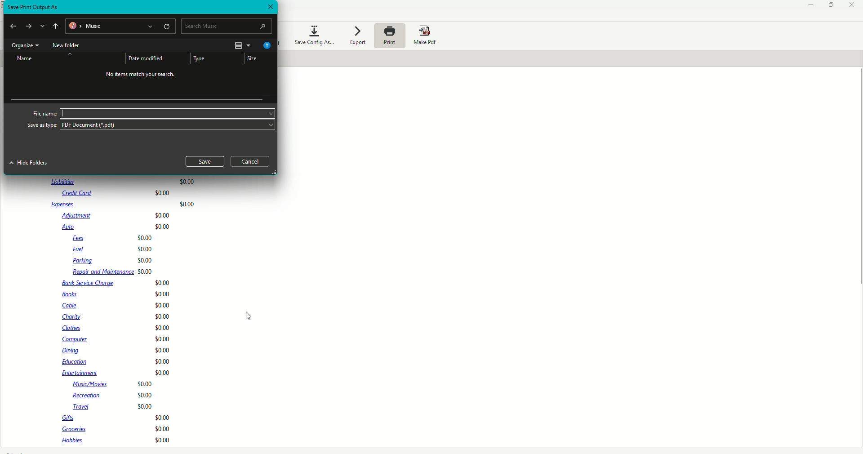 The height and width of the screenshot is (454, 863). What do you see at coordinates (852, 6) in the screenshot?
I see `Close` at bounding box center [852, 6].